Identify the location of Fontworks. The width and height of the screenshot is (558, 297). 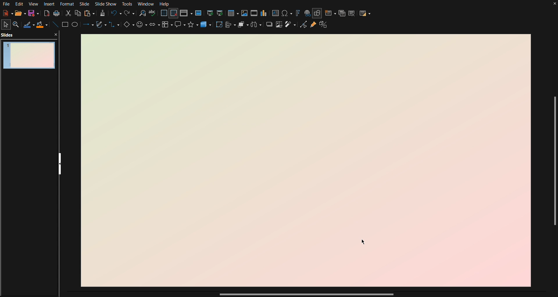
(298, 12).